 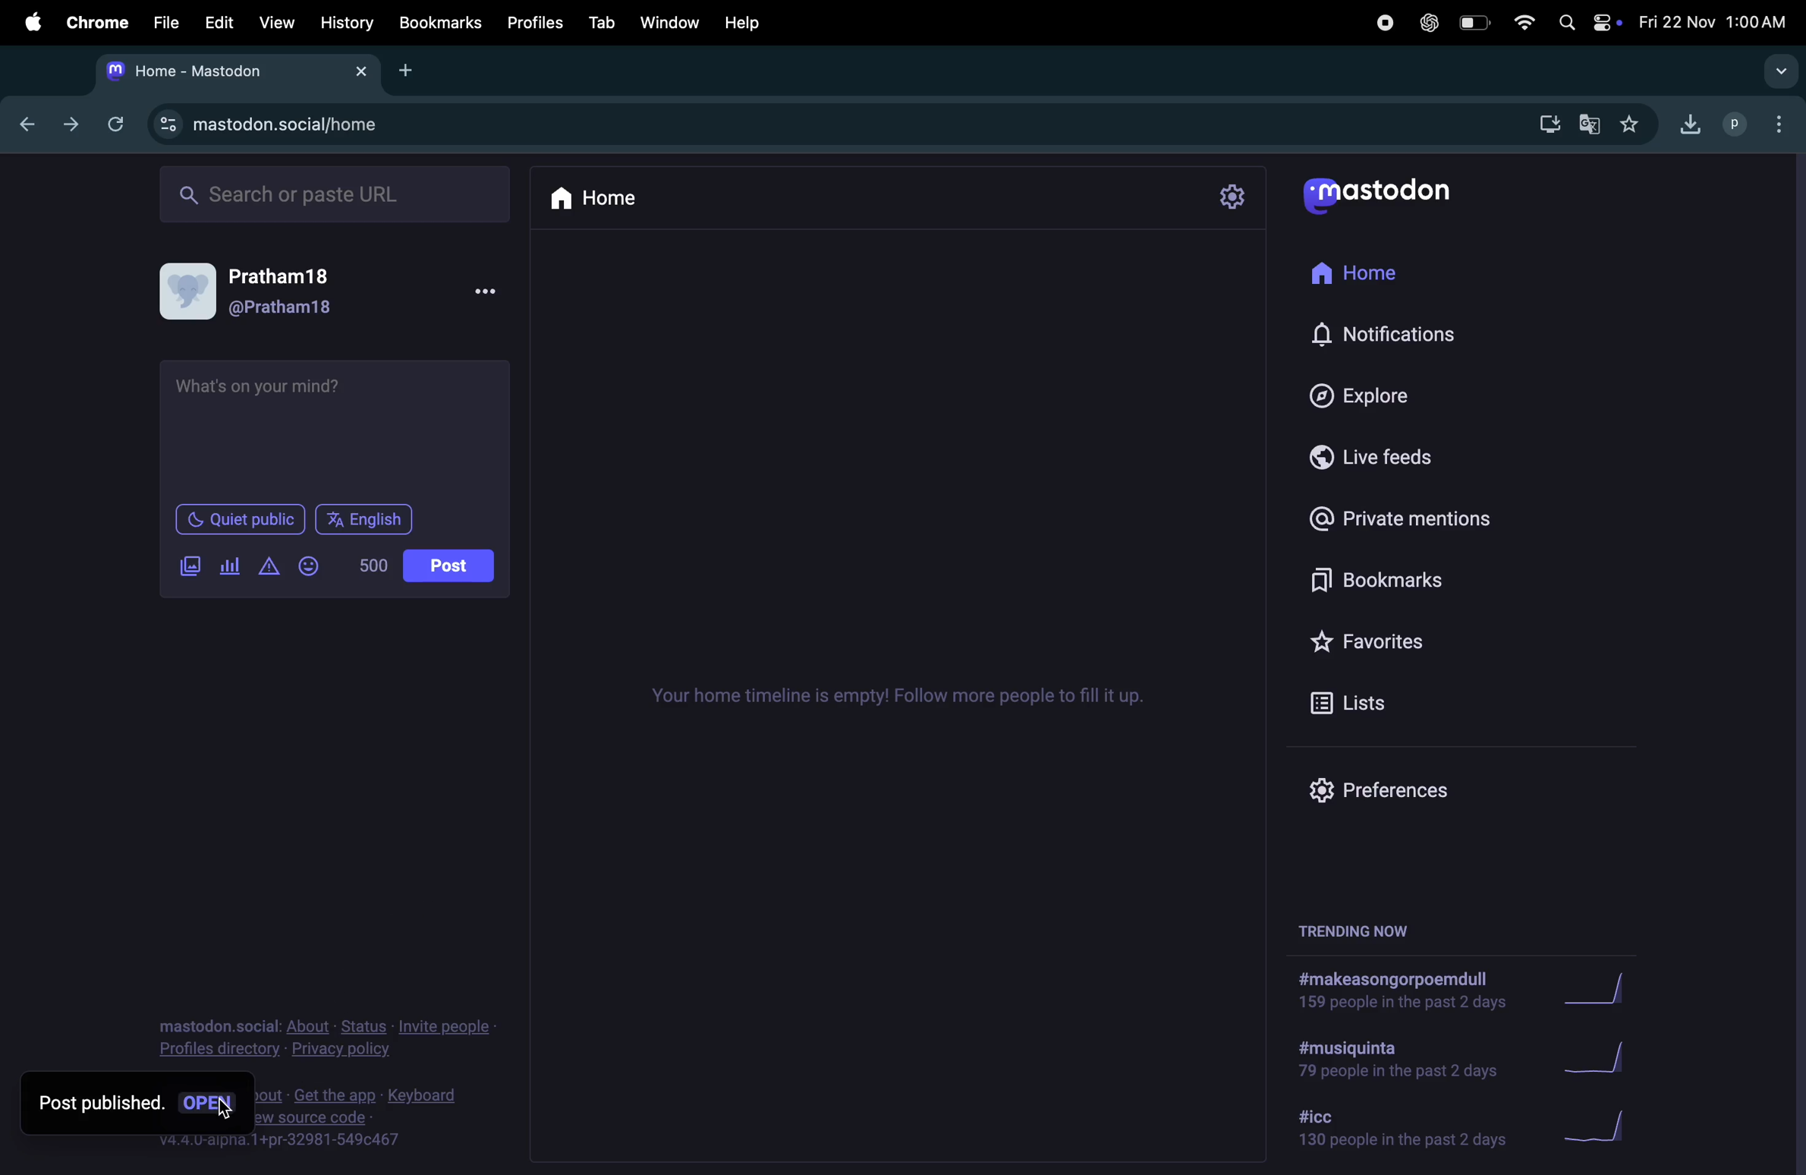 I want to click on quiet public, so click(x=231, y=518).